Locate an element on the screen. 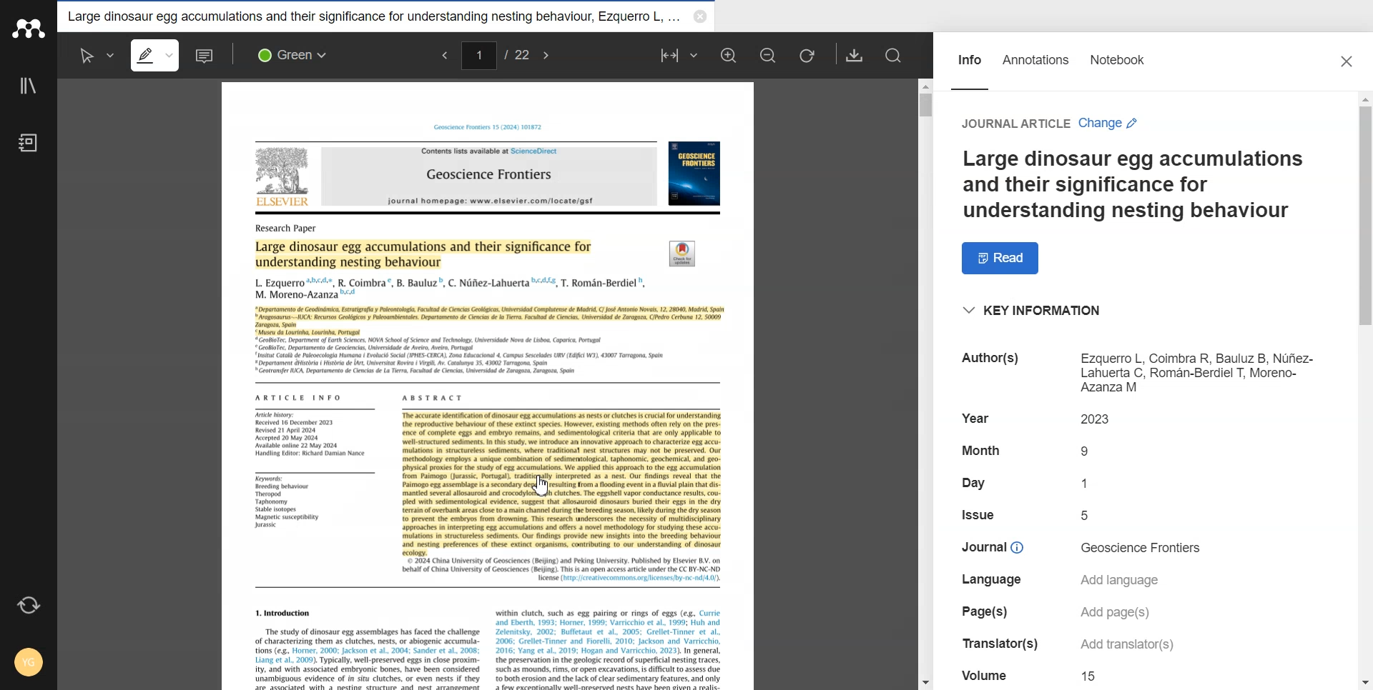 The width and height of the screenshot is (1373, 690). Rotate page is located at coordinates (807, 56).